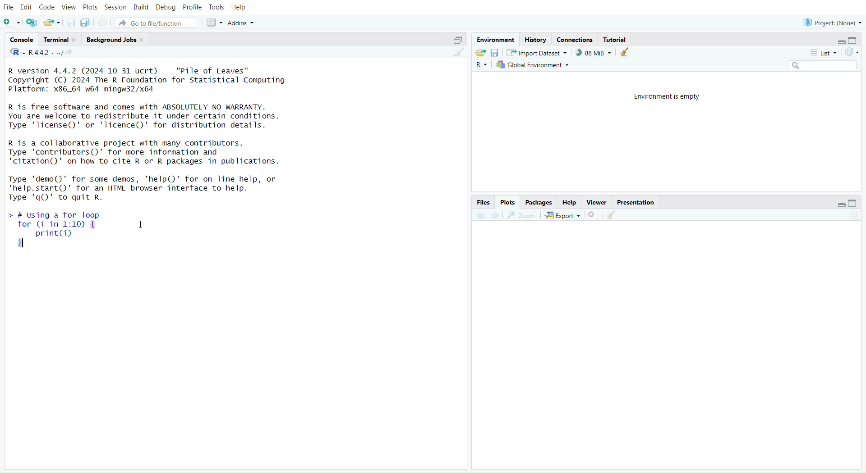 This screenshot has width=866, height=473. What do you see at coordinates (832, 23) in the screenshot?
I see `project (None)` at bounding box center [832, 23].